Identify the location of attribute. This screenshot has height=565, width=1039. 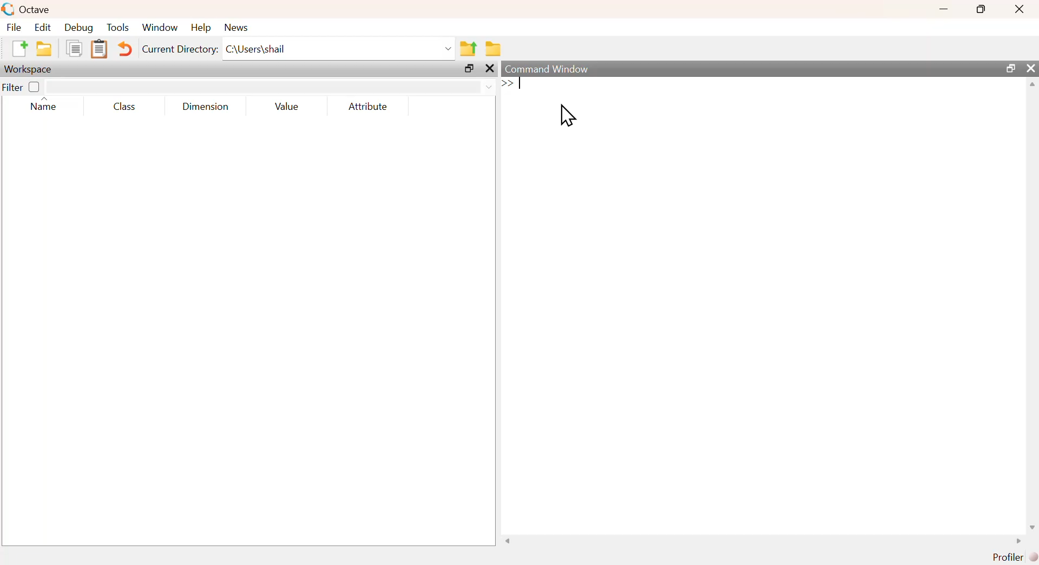
(367, 107).